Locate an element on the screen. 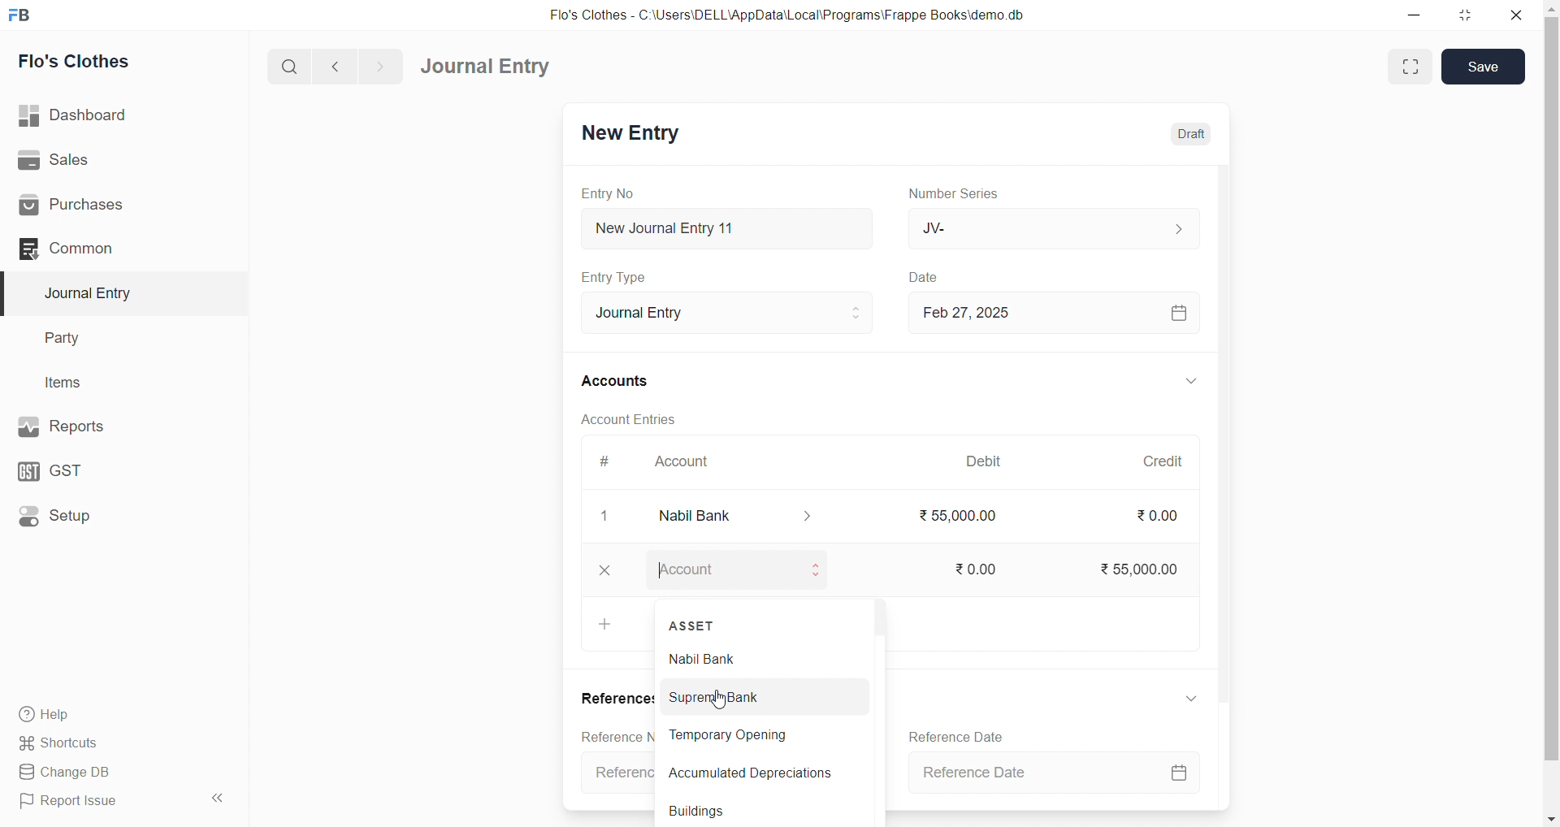 This screenshot has width=1560, height=827. collapse sidebar is located at coordinates (220, 798).